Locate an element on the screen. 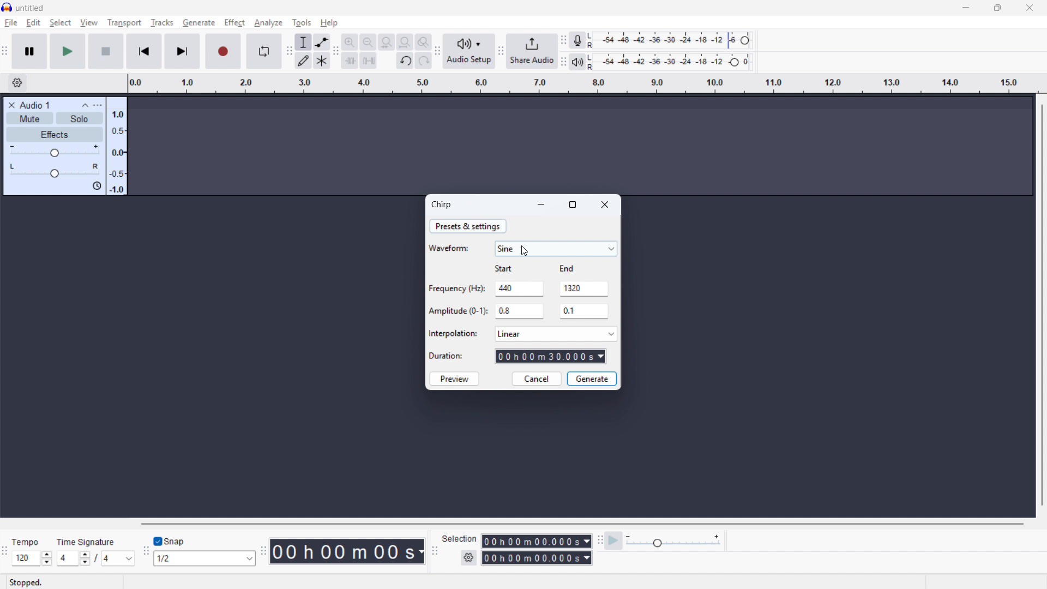 The width and height of the screenshot is (1047, 589). Effect  is located at coordinates (234, 22).